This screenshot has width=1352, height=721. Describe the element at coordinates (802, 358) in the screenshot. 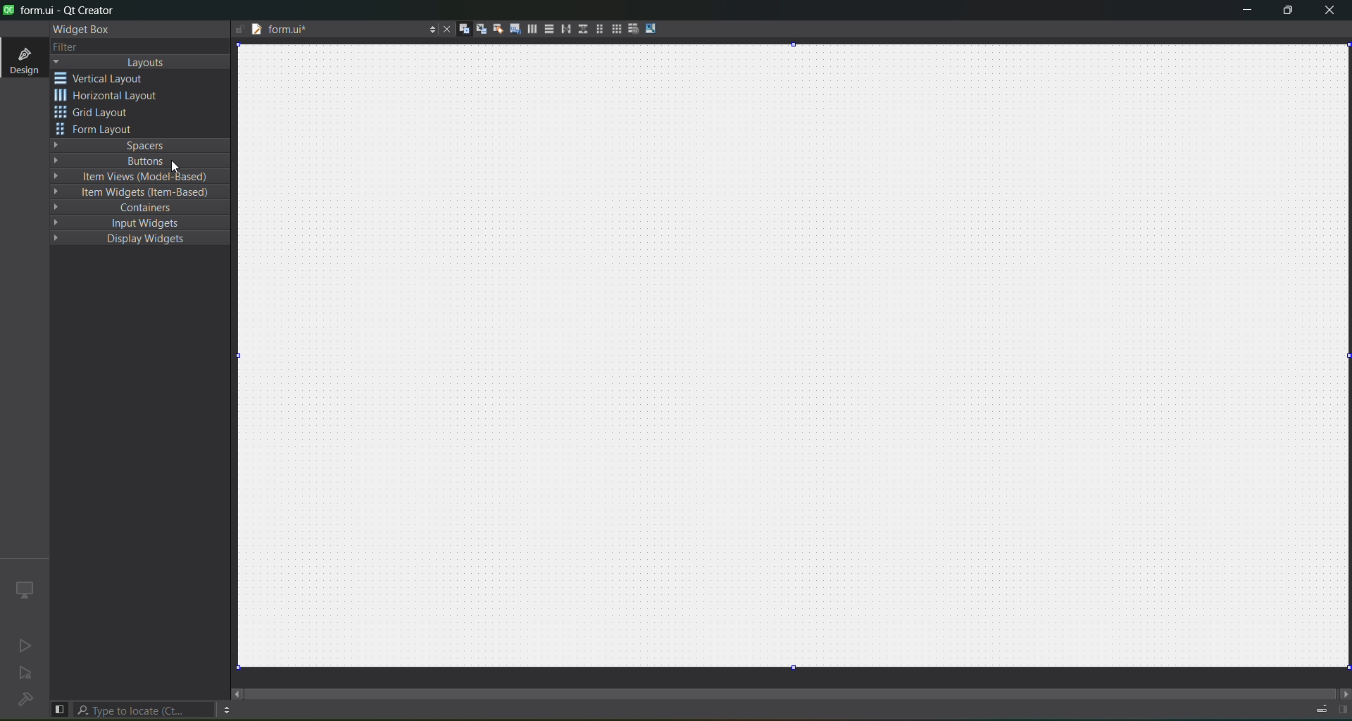

I see `canvas` at that location.